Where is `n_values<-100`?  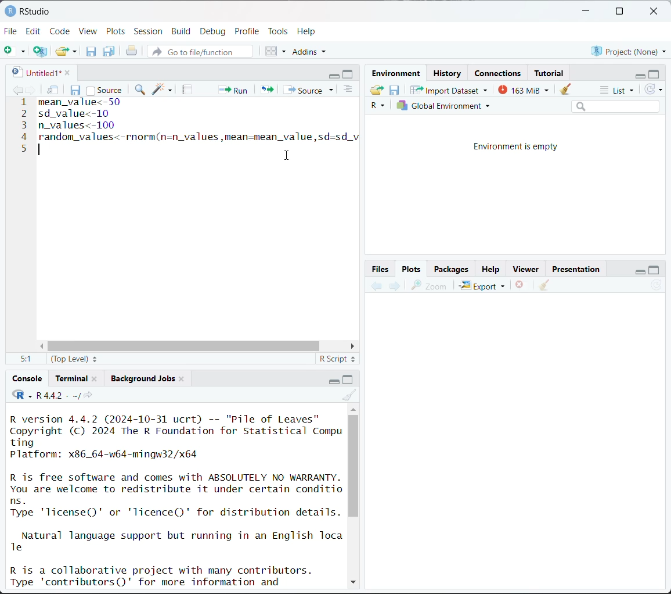
n_values<-100 is located at coordinates (78, 125).